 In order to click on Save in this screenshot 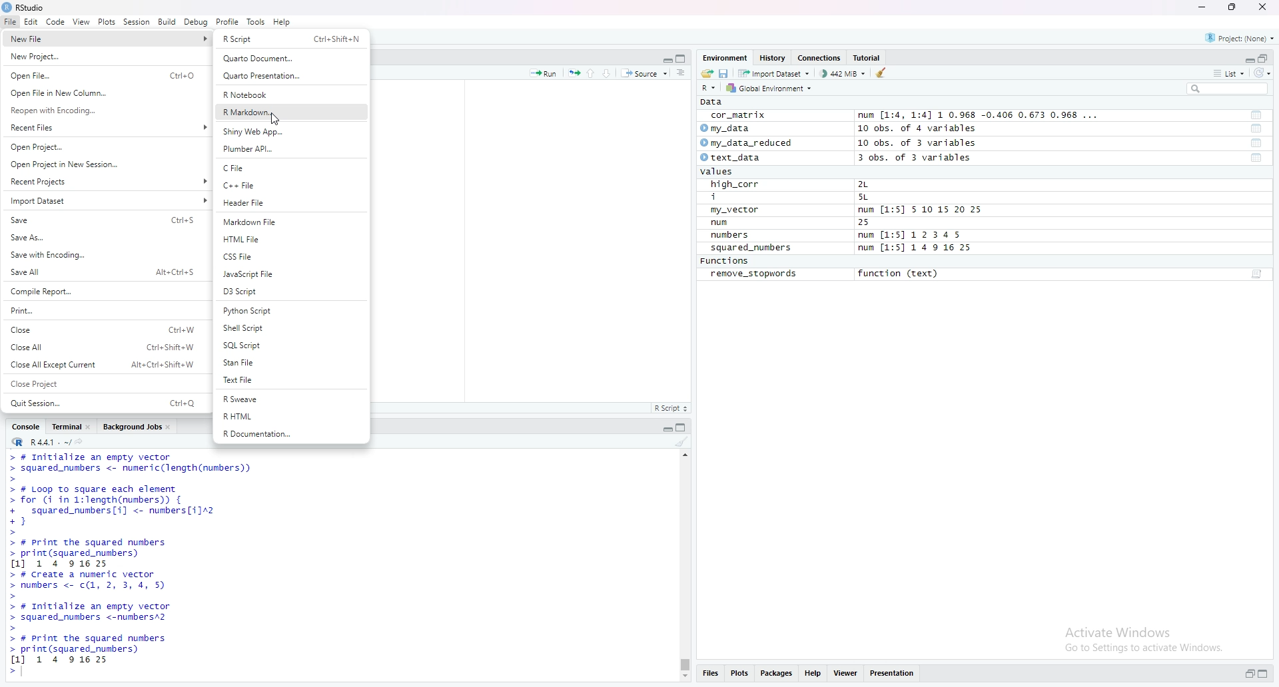, I will do `click(105, 220)`.